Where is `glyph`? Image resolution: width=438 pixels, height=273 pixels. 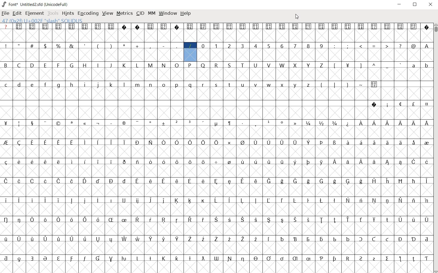
glyph is located at coordinates (124, 142).